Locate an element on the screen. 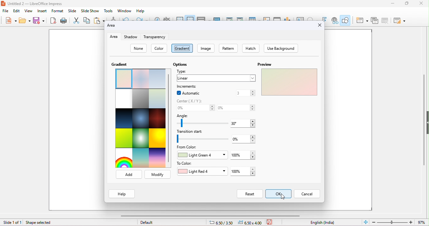 This screenshot has width=429, height=226. from color selection is located at coordinates (202, 155).